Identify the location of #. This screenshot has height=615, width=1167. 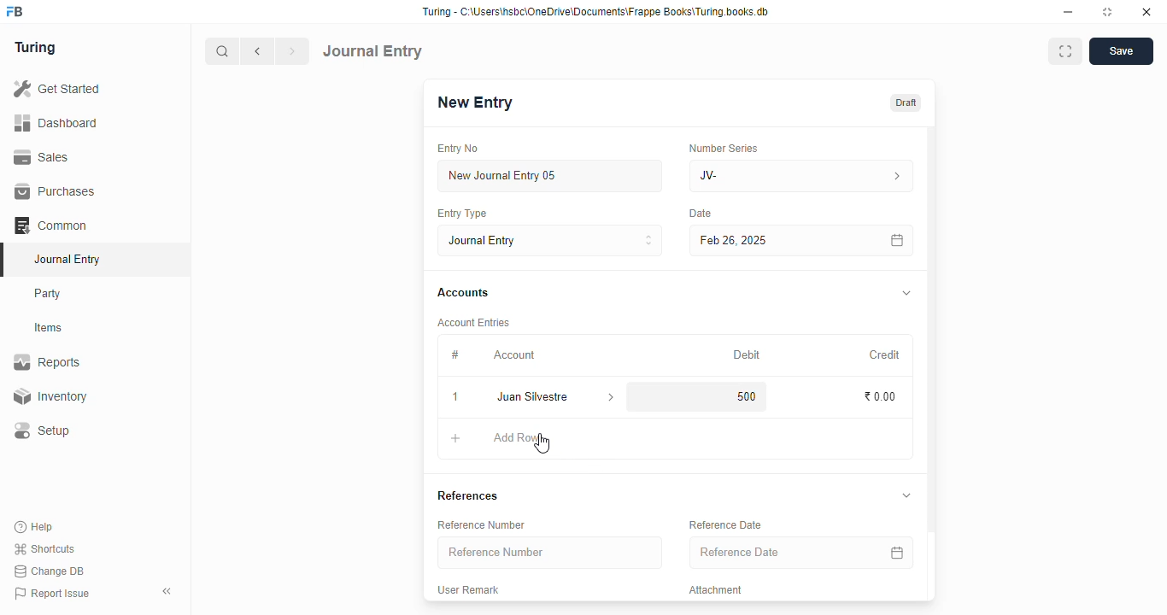
(455, 354).